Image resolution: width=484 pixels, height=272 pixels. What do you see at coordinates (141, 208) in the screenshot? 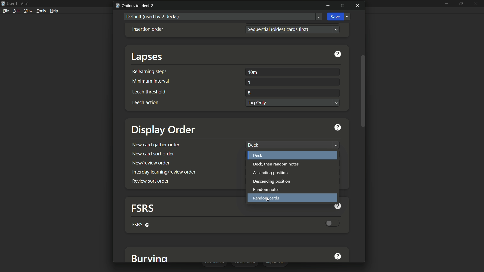
I see `fsrs` at bounding box center [141, 208].